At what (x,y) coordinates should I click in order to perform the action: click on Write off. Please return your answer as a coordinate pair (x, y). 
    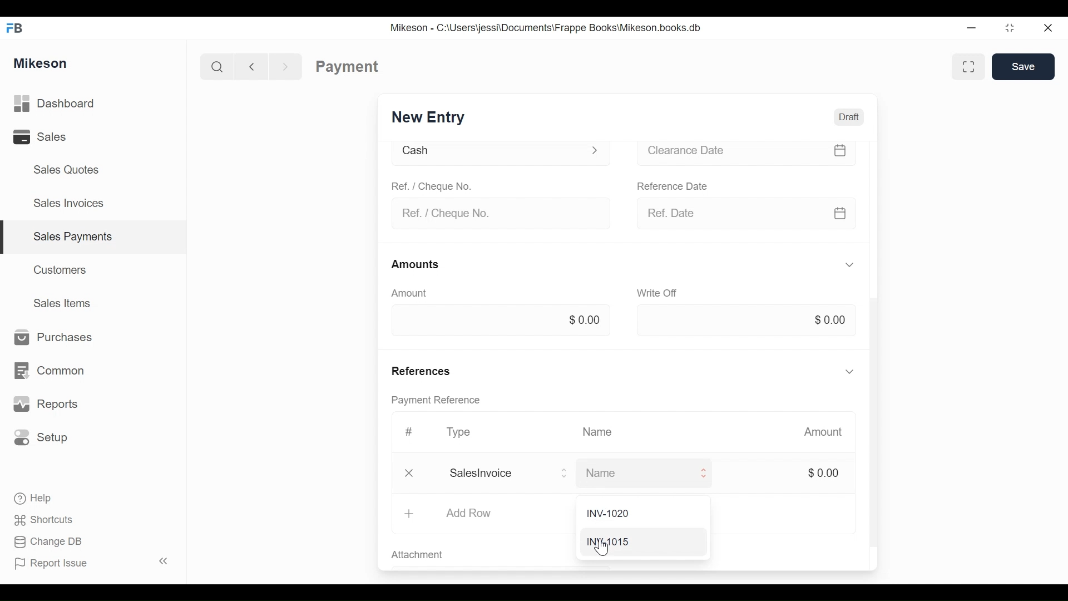
    Looking at the image, I should click on (659, 294).